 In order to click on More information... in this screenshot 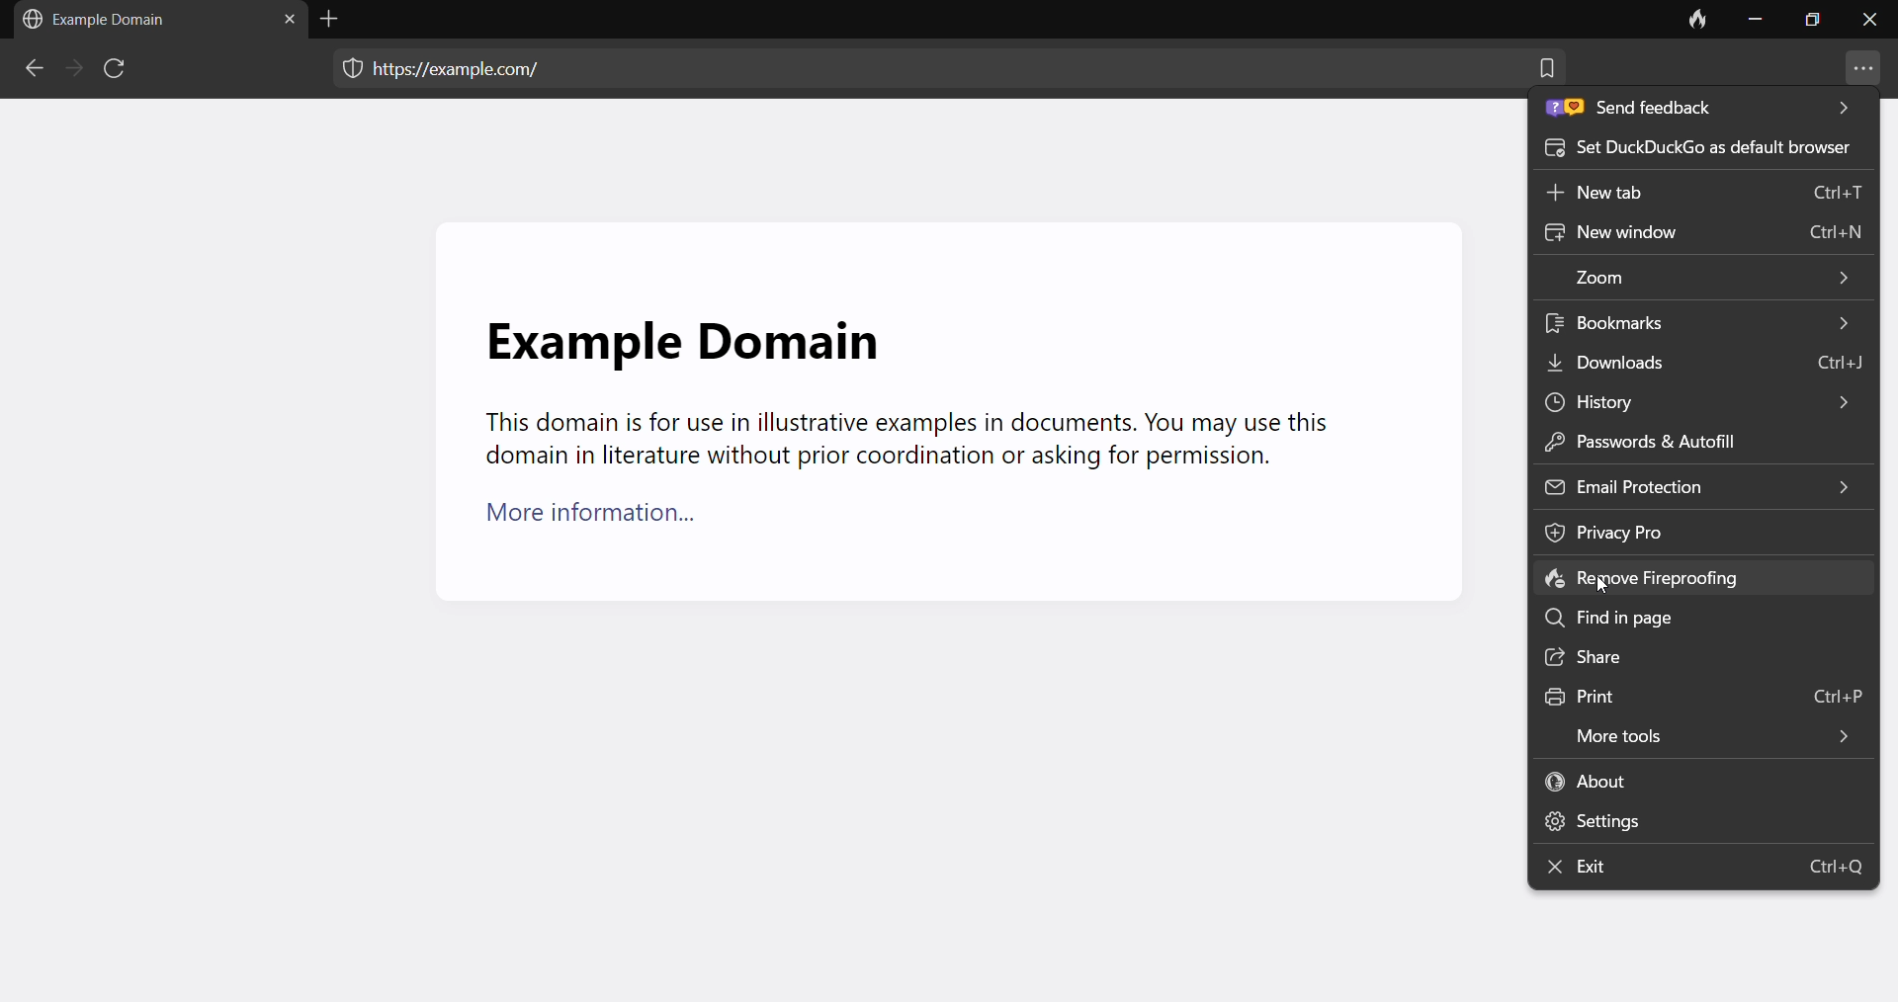, I will do `click(604, 521)`.